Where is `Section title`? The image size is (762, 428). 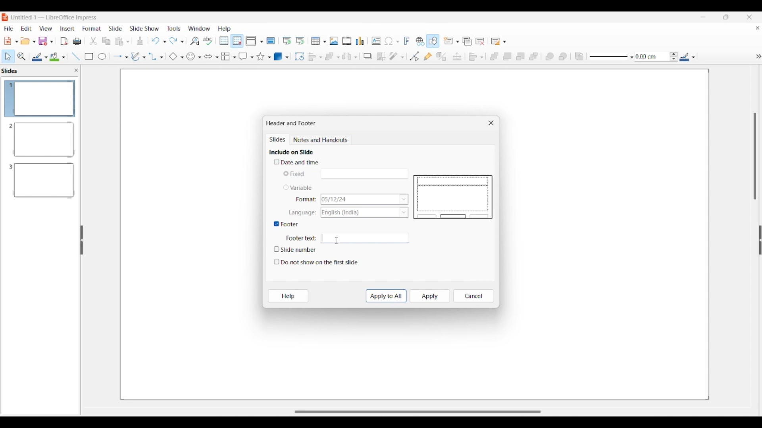
Section title is located at coordinates (291, 152).